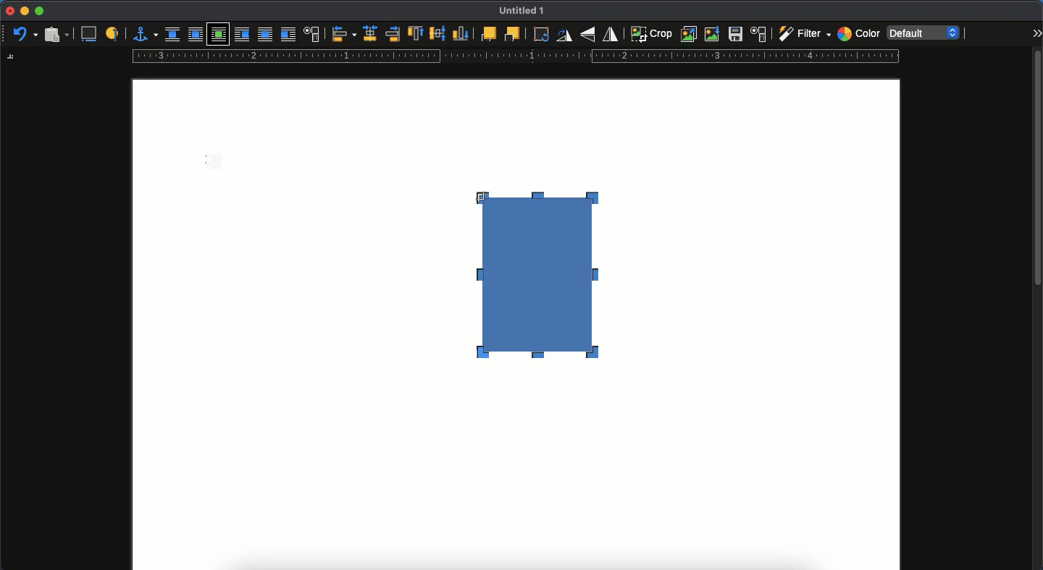 This screenshot has width=1043, height=570. Describe the element at coordinates (415, 35) in the screenshot. I see `top to anchor` at that location.